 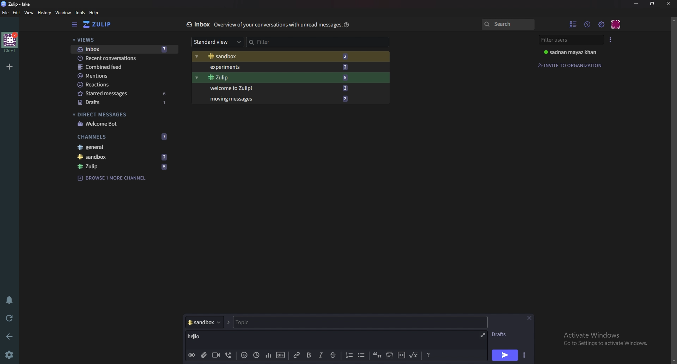 I want to click on main menu, so click(x=602, y=24).